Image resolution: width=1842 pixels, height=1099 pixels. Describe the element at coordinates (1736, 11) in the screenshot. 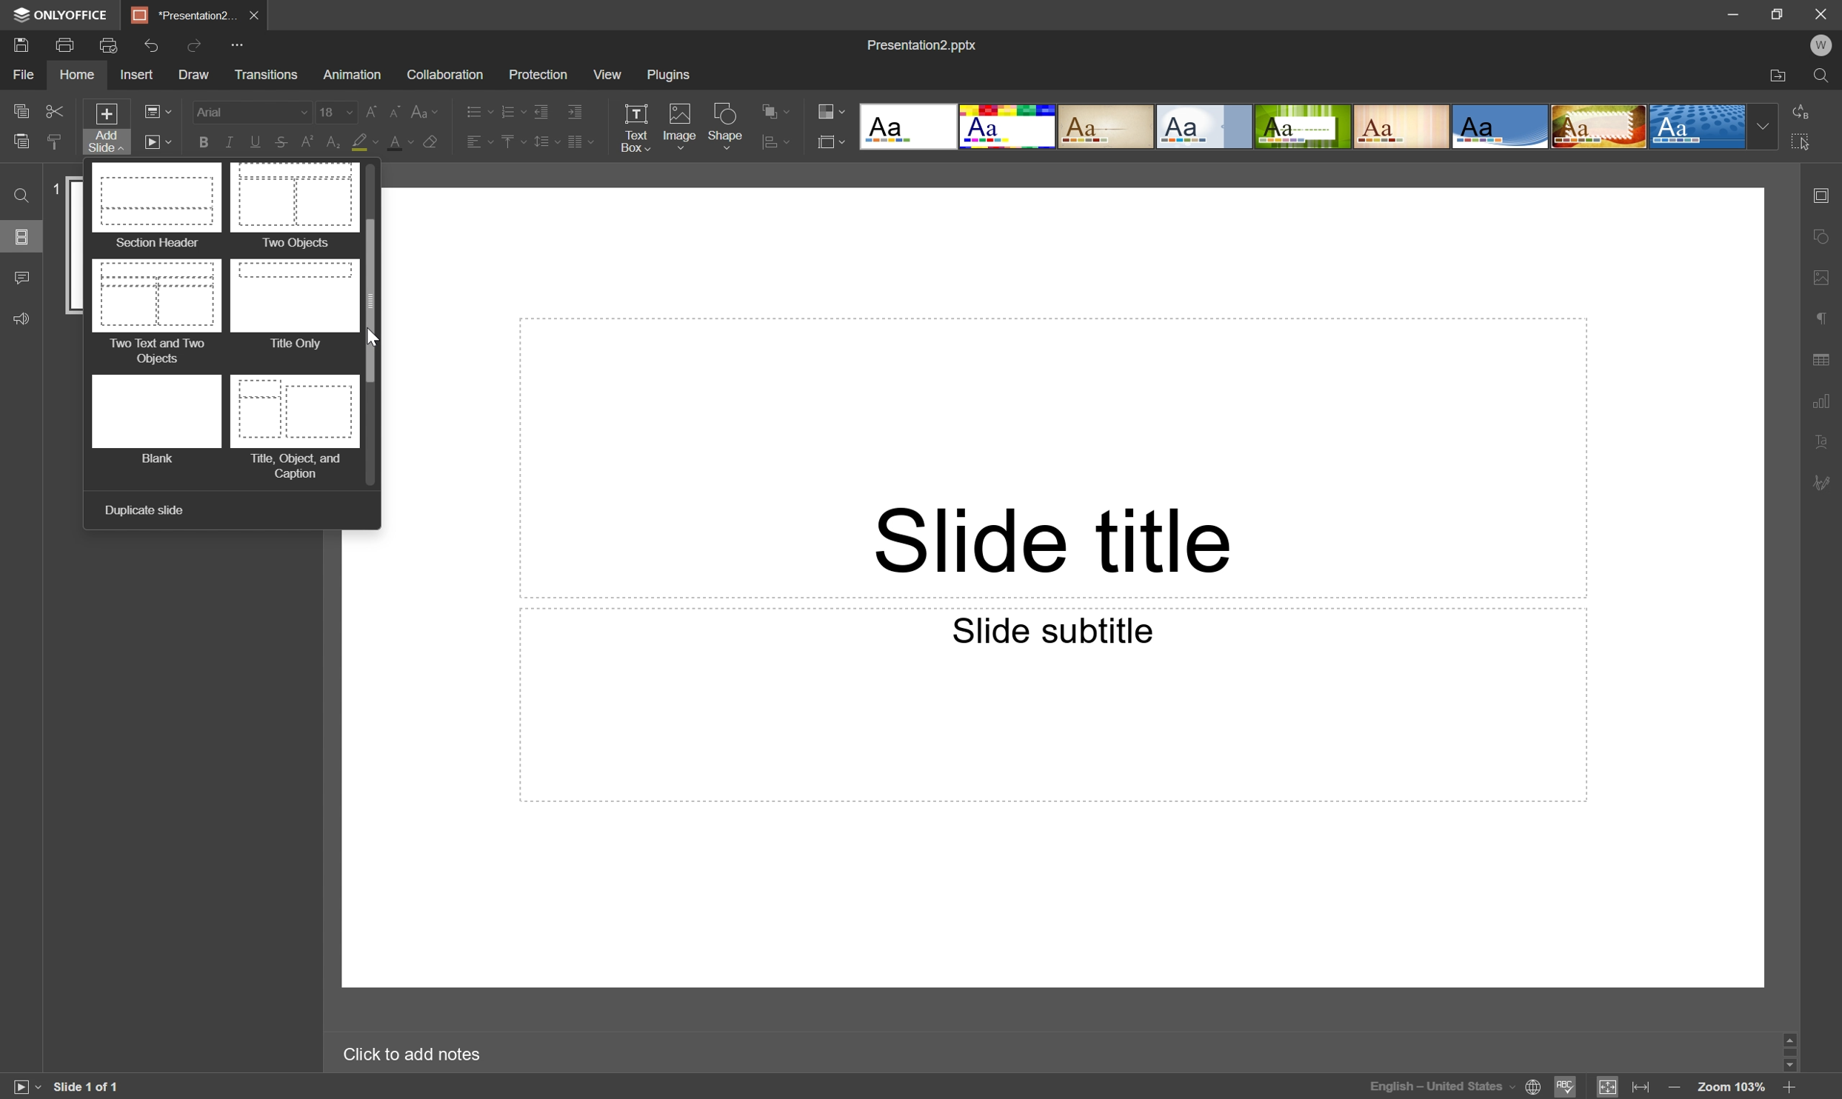

I see `Minimize` at that location.